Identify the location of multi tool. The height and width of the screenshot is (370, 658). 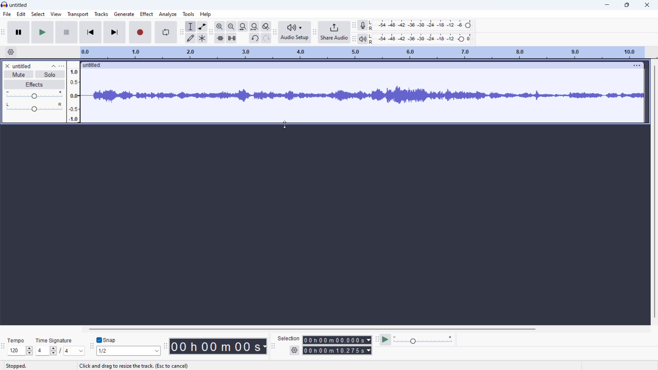
(202, 38).